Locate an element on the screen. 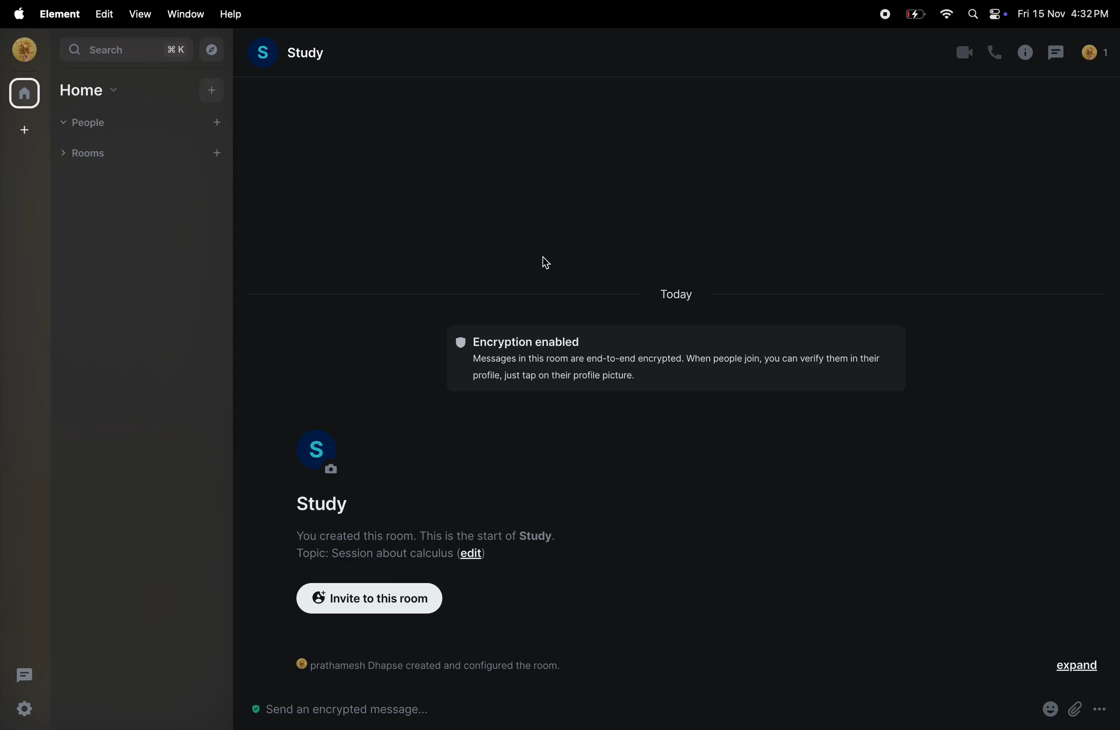 The image size is (1120, 730). apple widgets is located at coordinates (984, 15).